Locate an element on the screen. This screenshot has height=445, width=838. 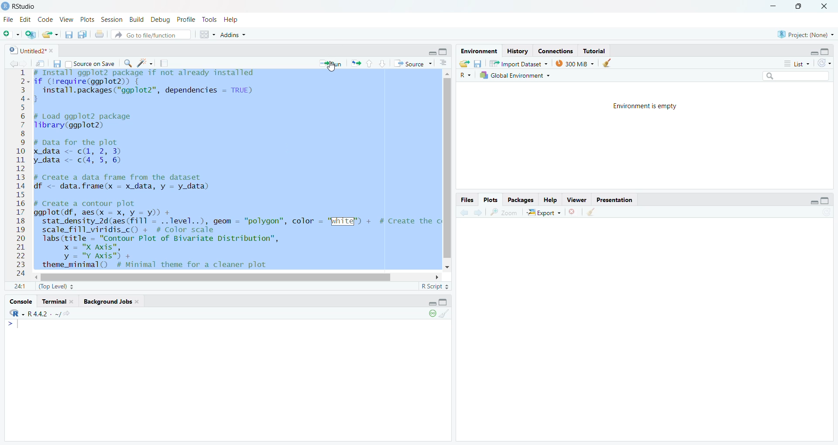
R Script  is located at coordinates (431, 286).